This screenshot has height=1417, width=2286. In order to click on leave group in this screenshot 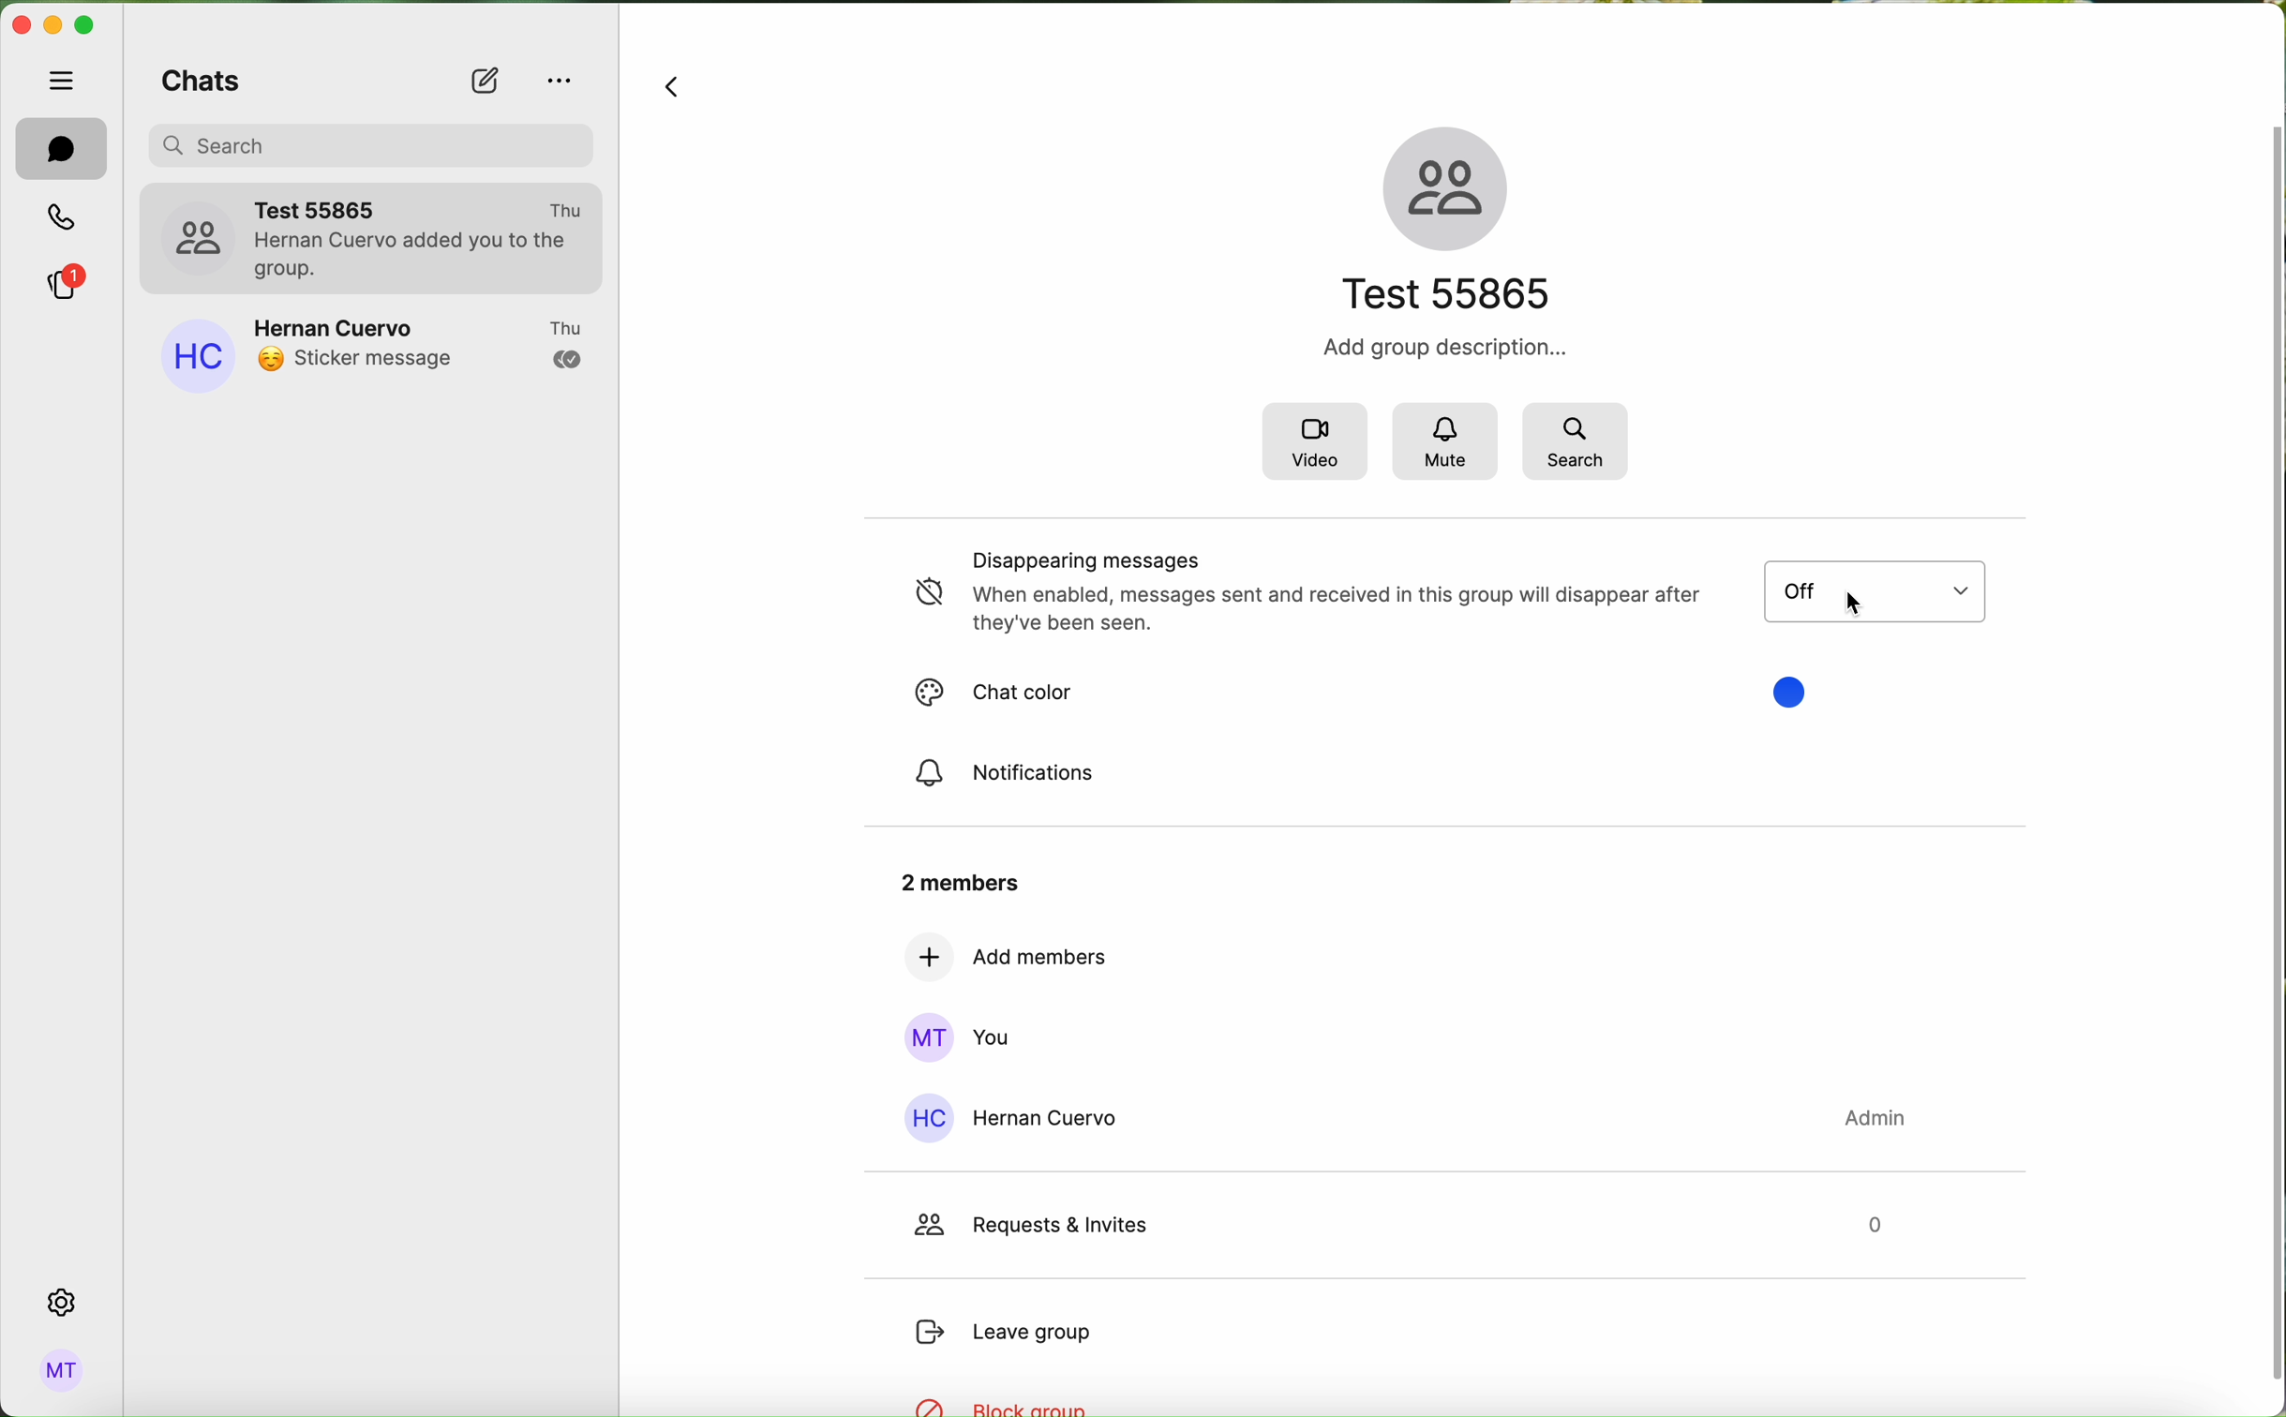, I will do `click(1003, 1331)`.